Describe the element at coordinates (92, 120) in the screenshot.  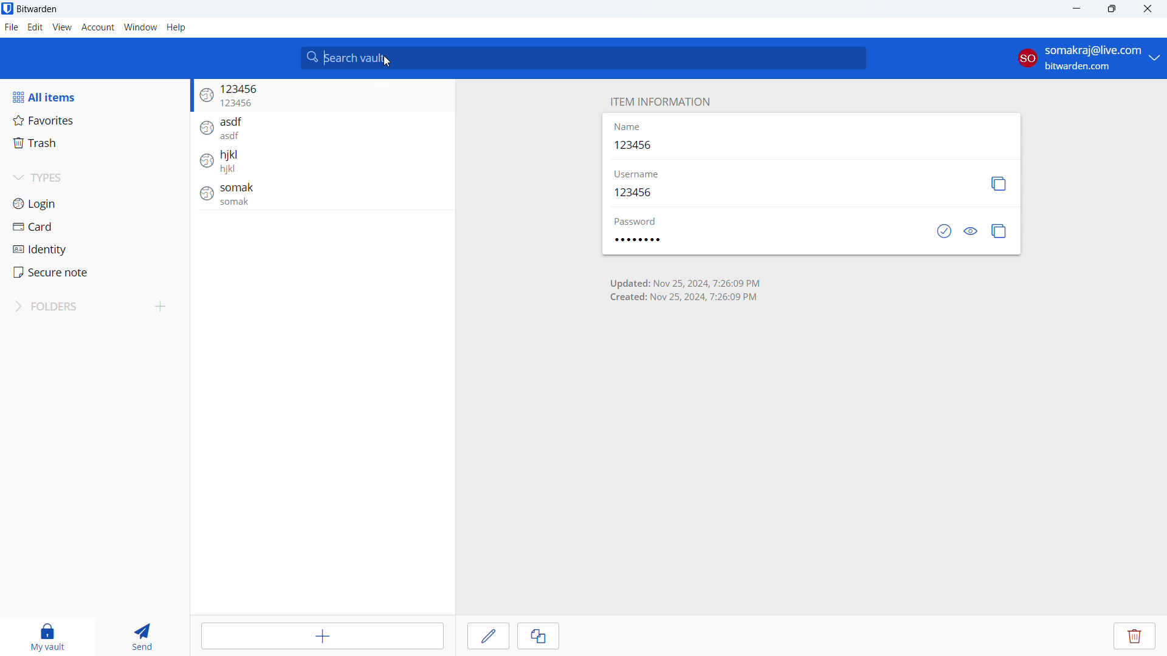
I see `favorites` at that location.